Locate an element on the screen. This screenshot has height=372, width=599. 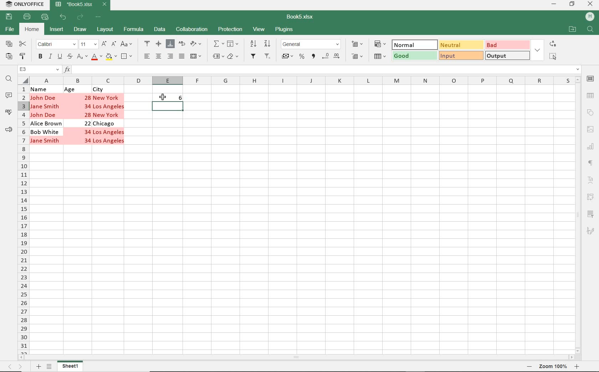
FORMULA is located at coordinates (134, 31).